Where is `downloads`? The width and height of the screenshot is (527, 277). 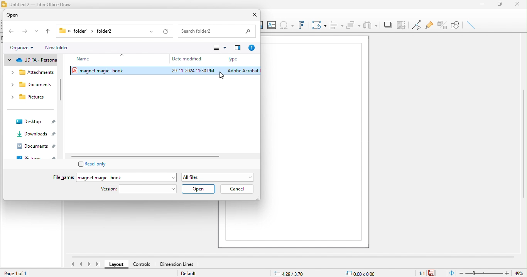
downloads is located at coordinates (35, 133).